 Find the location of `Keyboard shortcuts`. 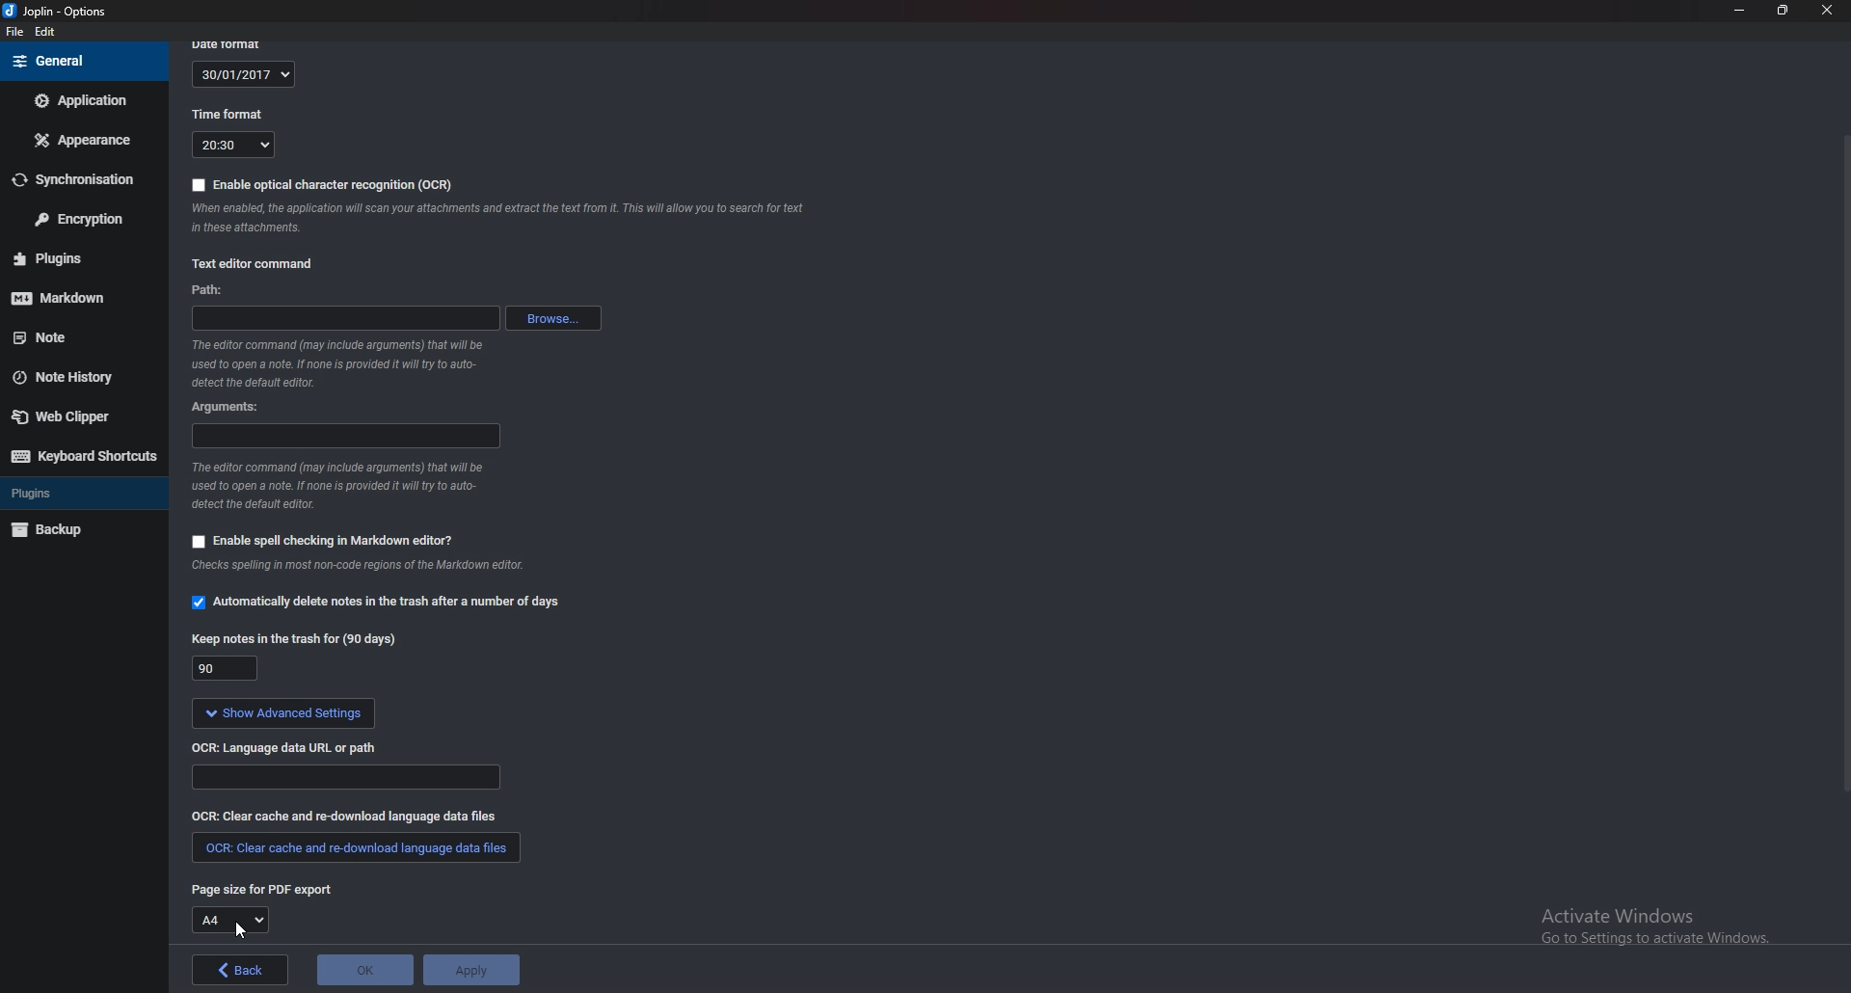

Keyboard shortcuts is located at coordinates (81, 457).